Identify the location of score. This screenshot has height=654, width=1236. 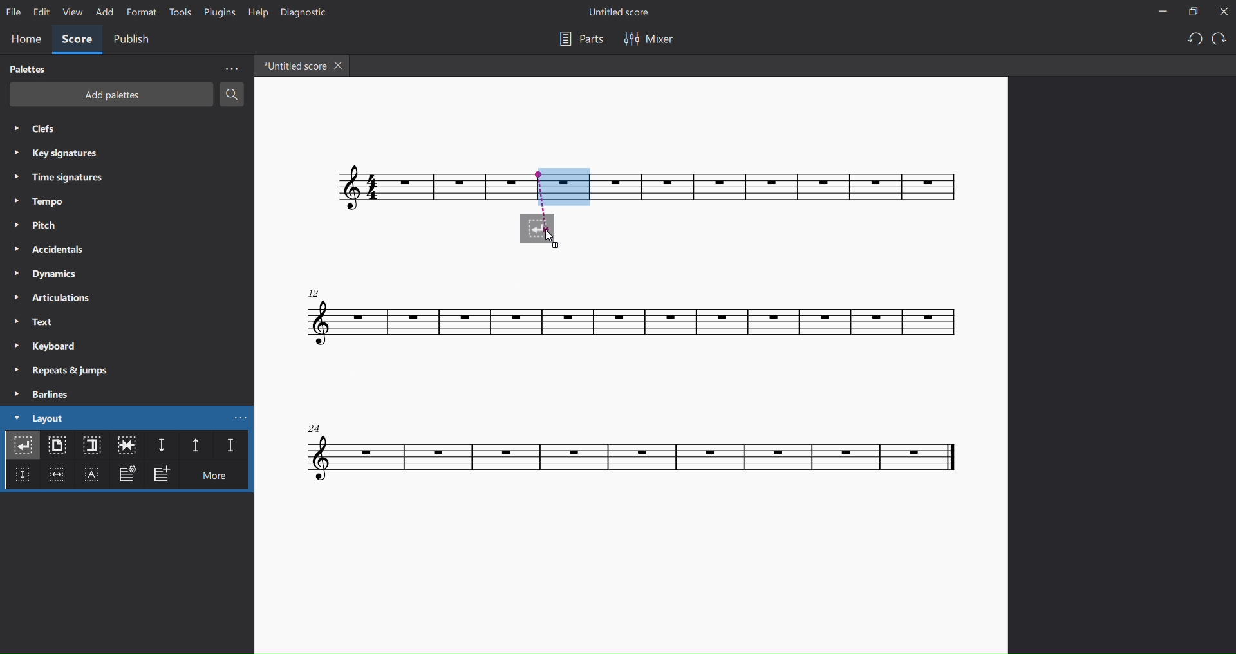
(635, 457).